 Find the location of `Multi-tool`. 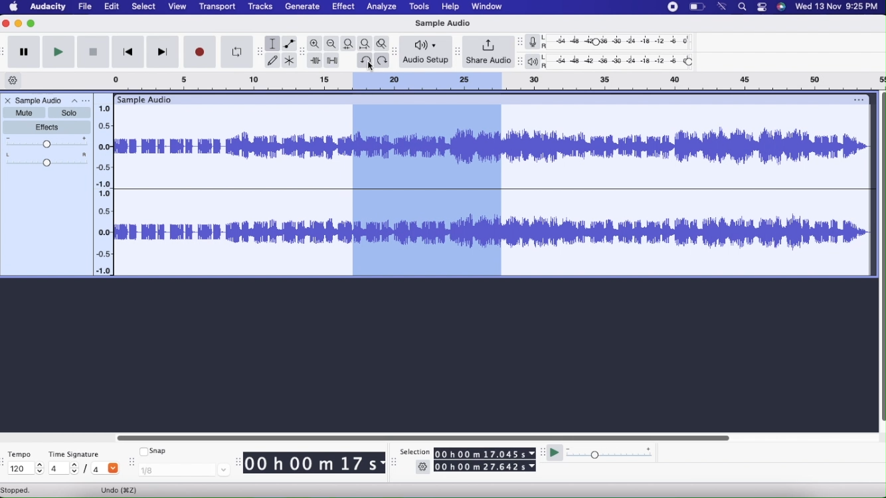

Multi-tool is located at coordinates (290, 60).